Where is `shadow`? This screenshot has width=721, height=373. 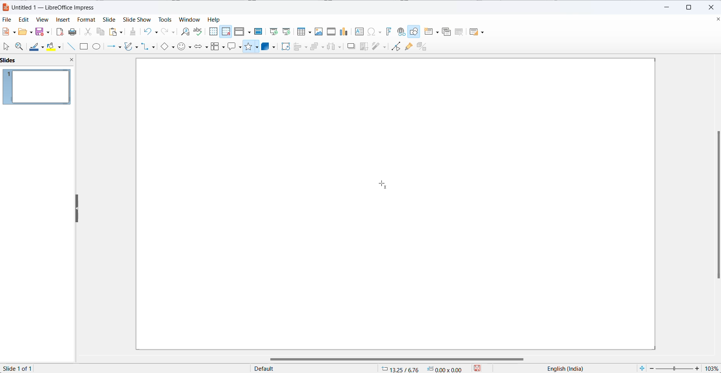
shadow is located at coordinates (352, 47).